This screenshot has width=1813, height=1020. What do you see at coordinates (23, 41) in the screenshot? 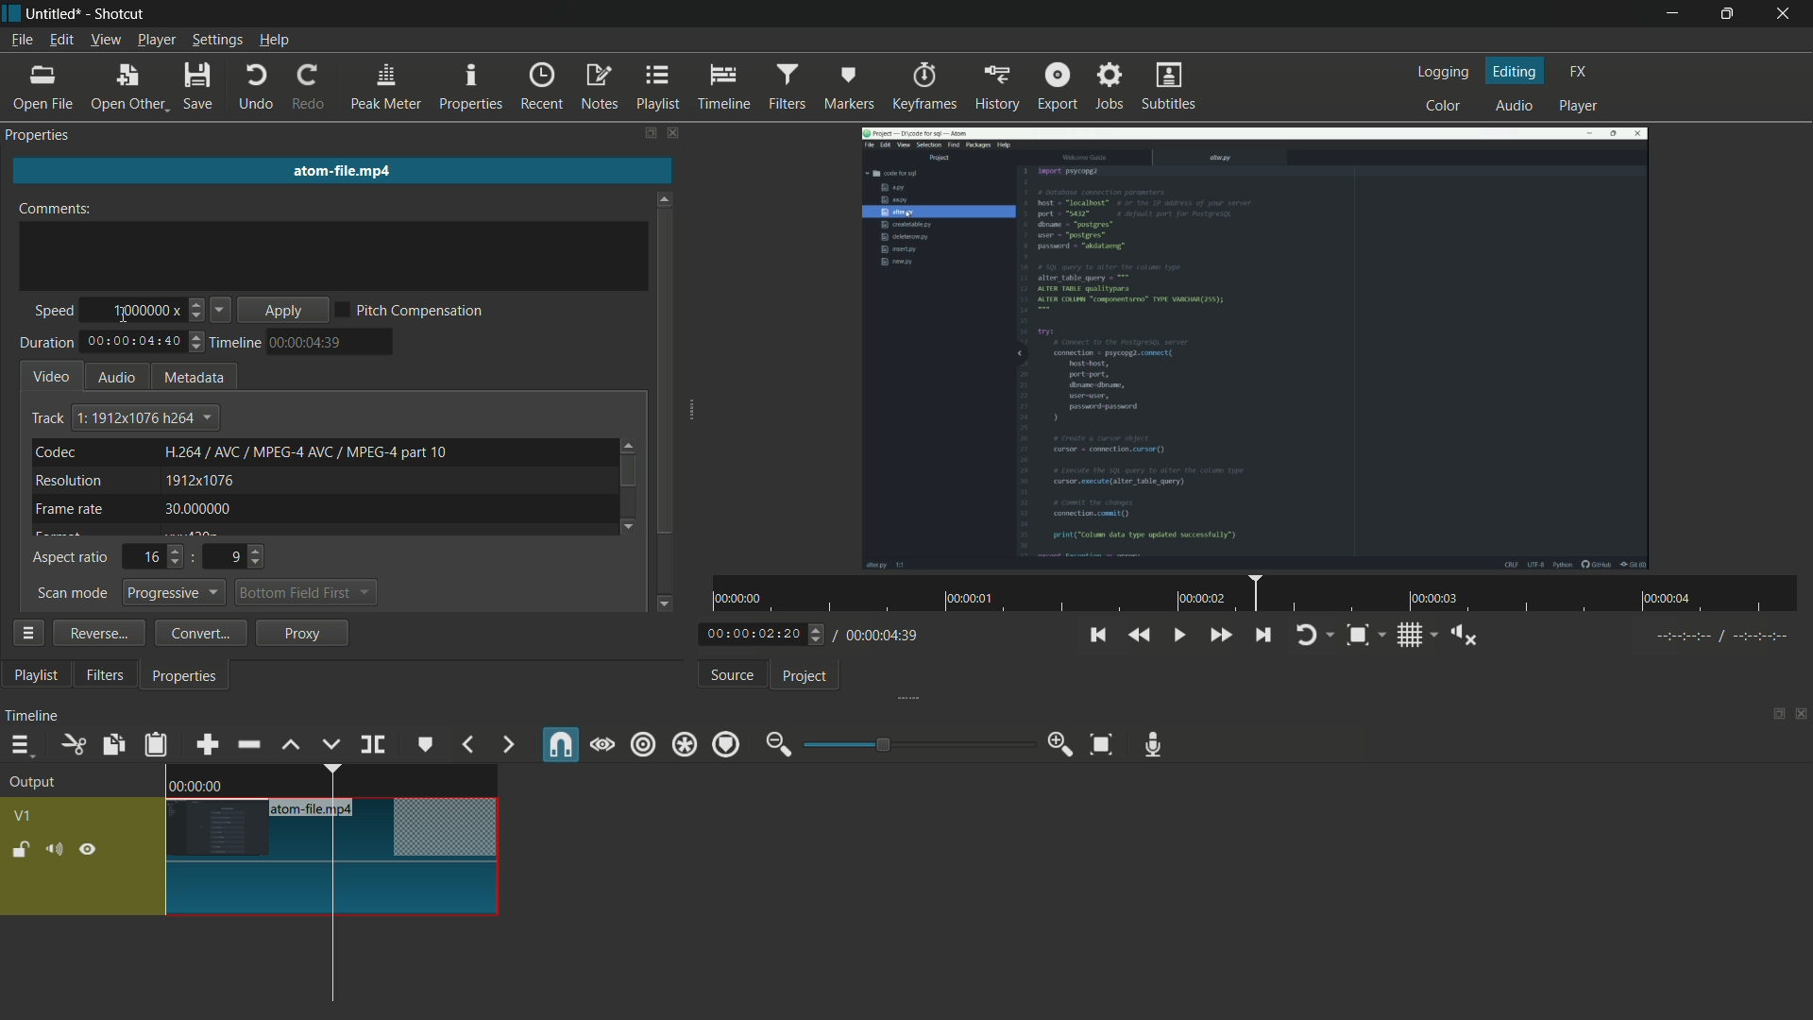
I see `file menu` at bounding box center [23, 41].